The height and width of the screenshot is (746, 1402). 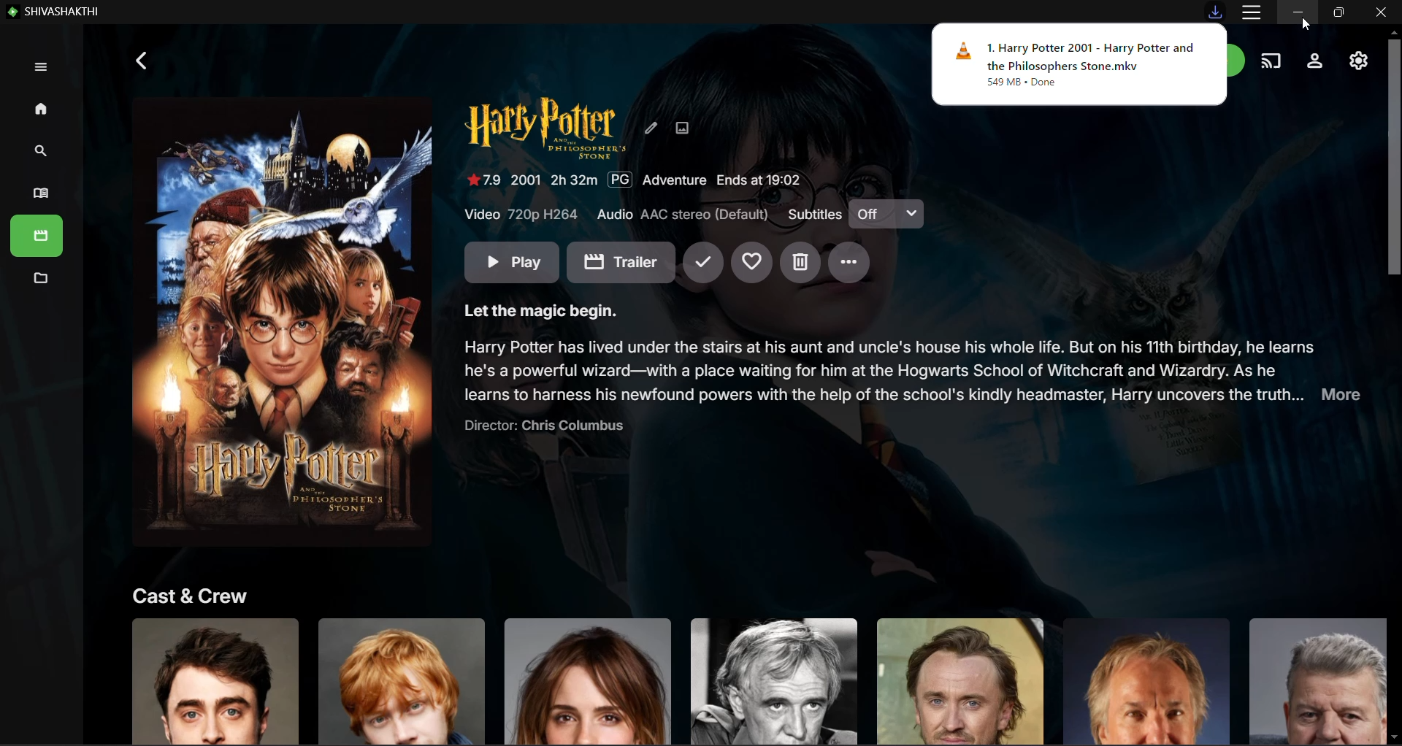 What do you see at coordinates (1312, 680) in the screenshot?
I see `Click to know more about actor` at bounding box center [1312, 680].